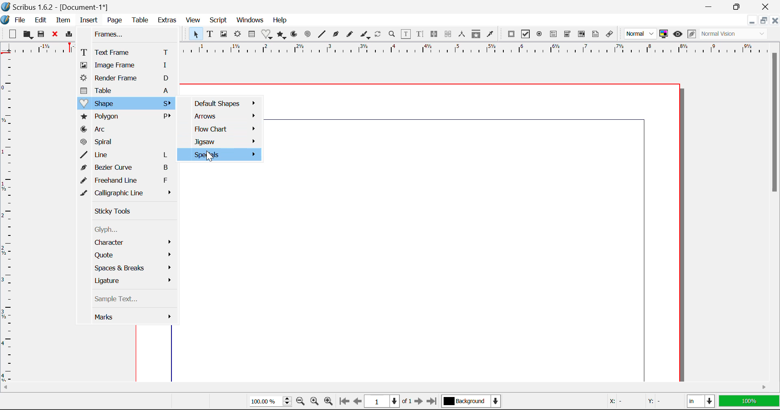  Describe the element at coordinates (582, 35) in the screenshot. I see `Pdf List box` at that location.